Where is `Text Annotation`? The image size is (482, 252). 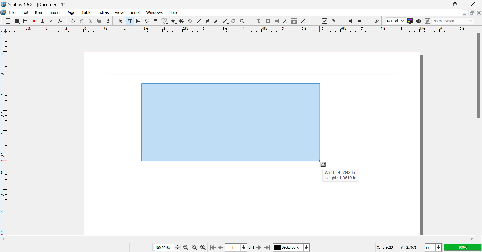 Text Annotation is located at coordinates (369, 21).